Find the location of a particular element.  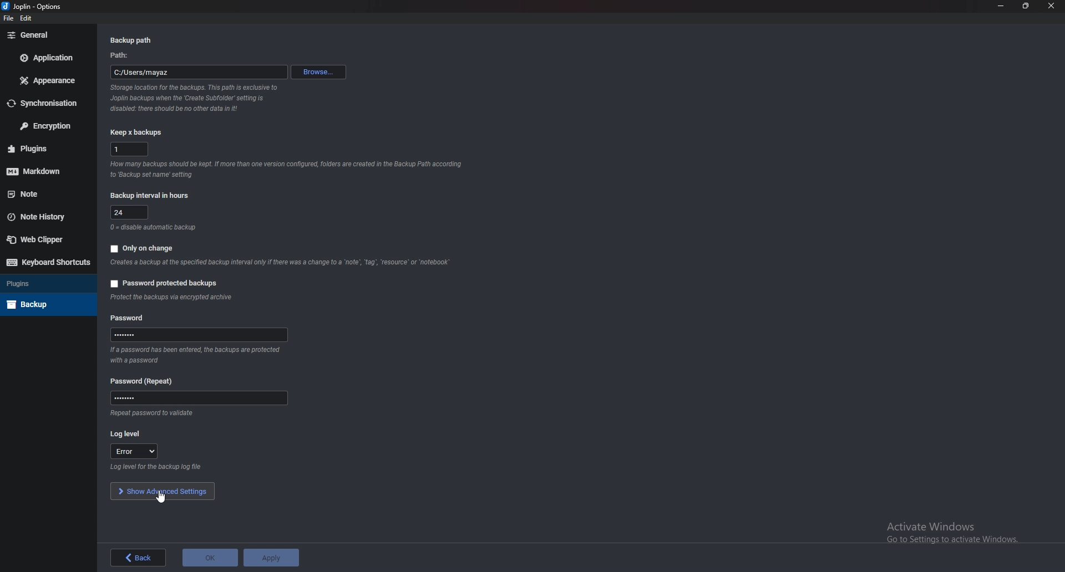

Back up is located at coordinates (46, 303).